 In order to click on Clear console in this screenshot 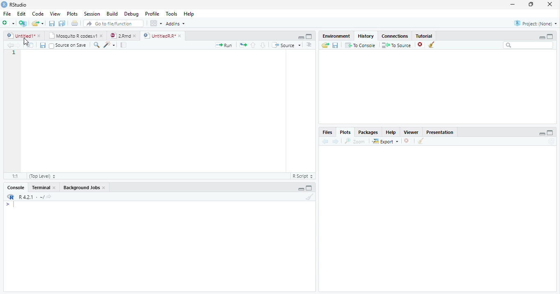, I will do `click(309, 197)`.